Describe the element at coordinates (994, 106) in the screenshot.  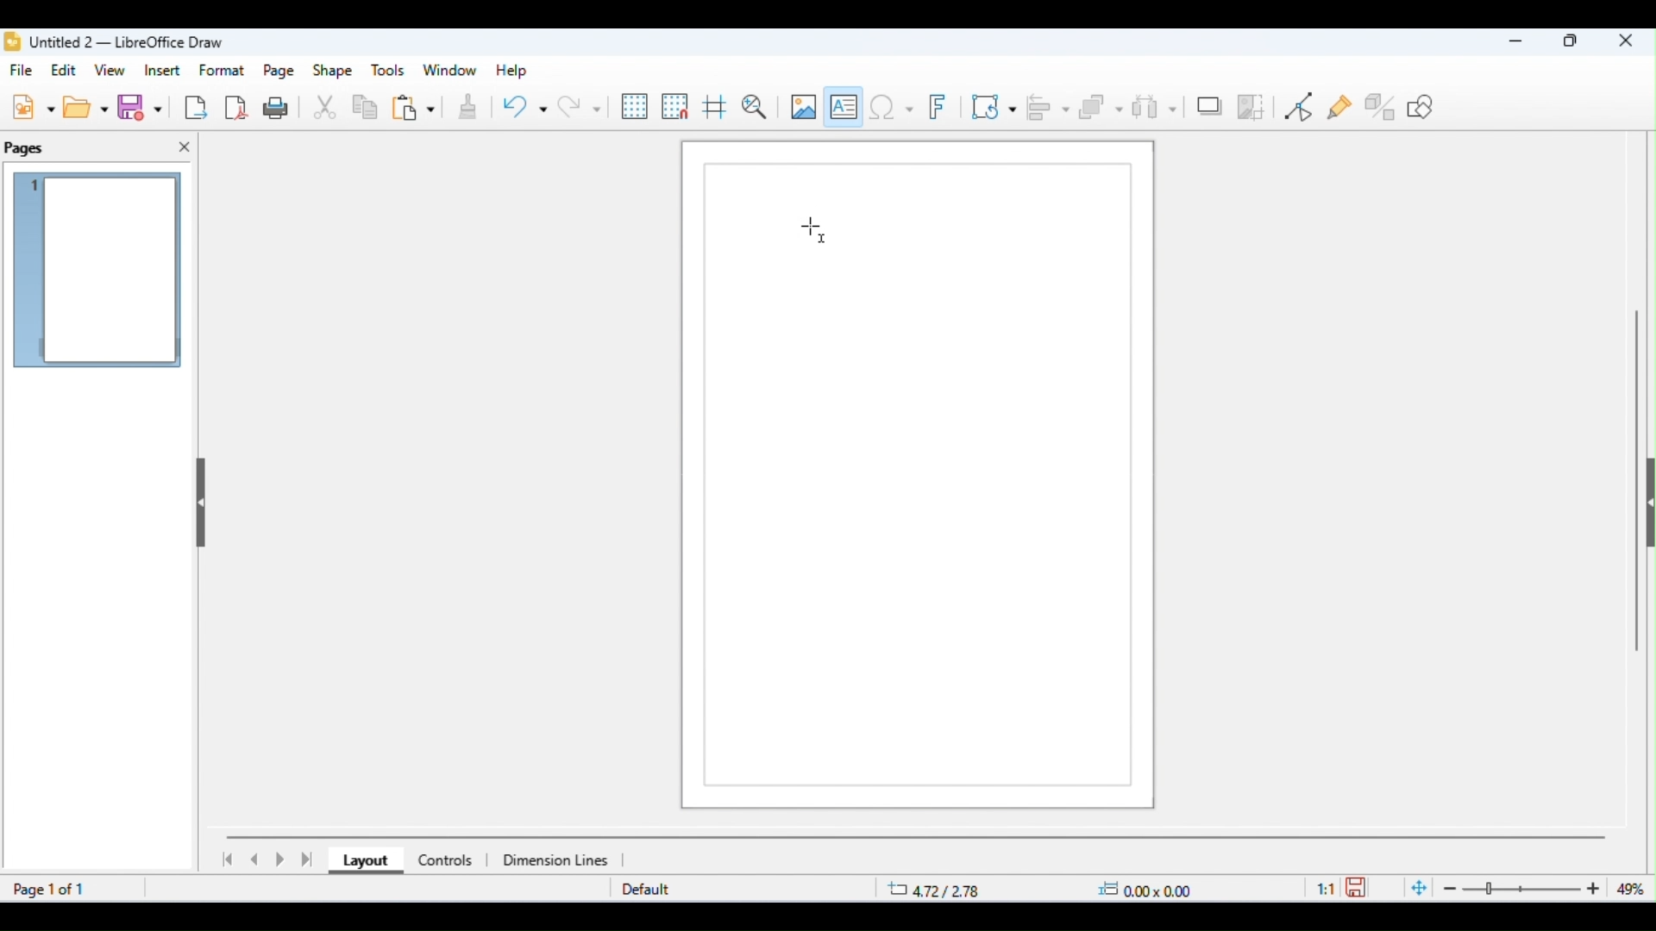
I see `transformations` at that location.